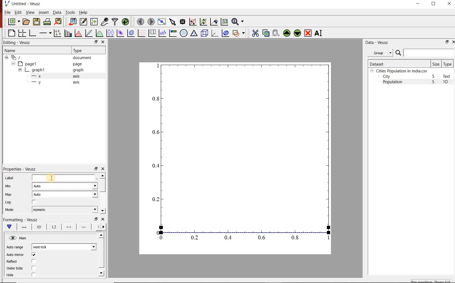 This screenshot has height=283, width=455. I want to click on click to reset graph axes, so click(224, 21).